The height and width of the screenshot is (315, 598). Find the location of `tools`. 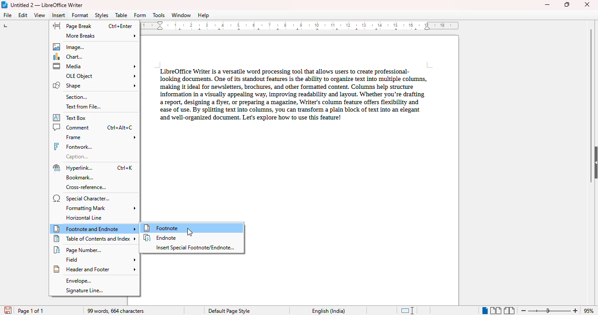

tools is located at coordinates (159, 15).